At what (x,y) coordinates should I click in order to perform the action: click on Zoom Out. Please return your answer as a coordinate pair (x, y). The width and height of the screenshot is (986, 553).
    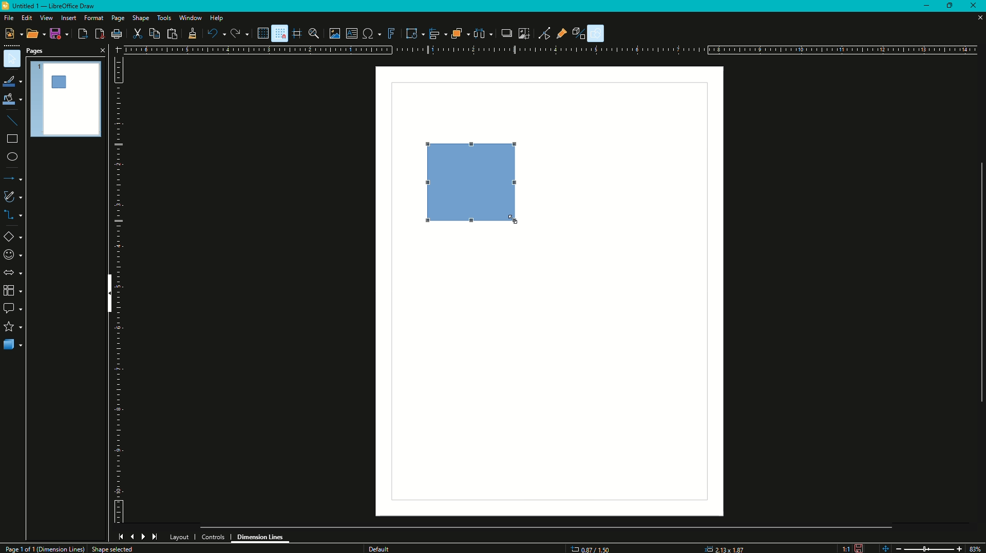
    Looking at the image, I should click on (897, 547).